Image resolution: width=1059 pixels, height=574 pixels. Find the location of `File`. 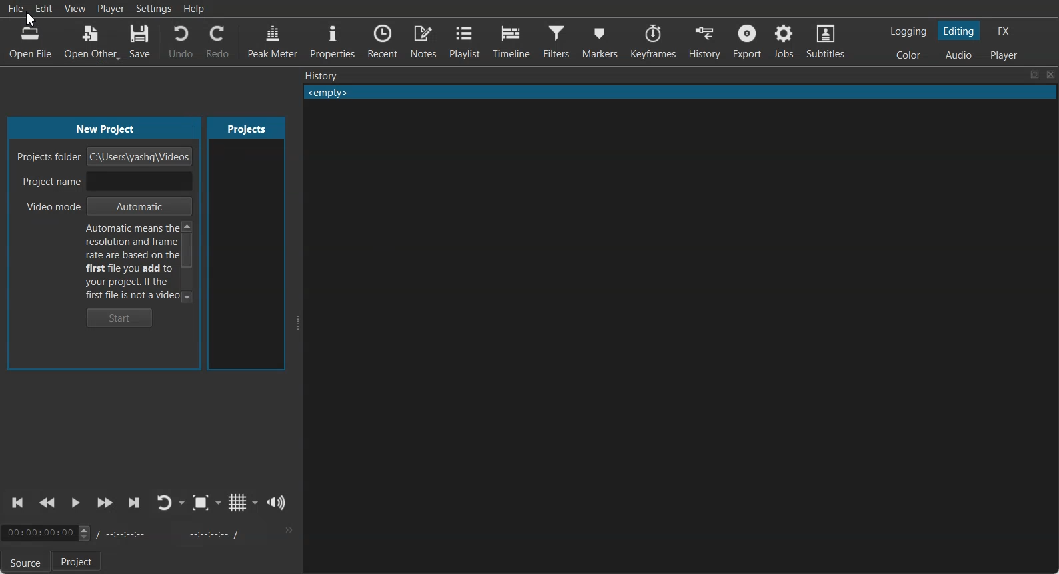

File is located at coordinates (15, 9).